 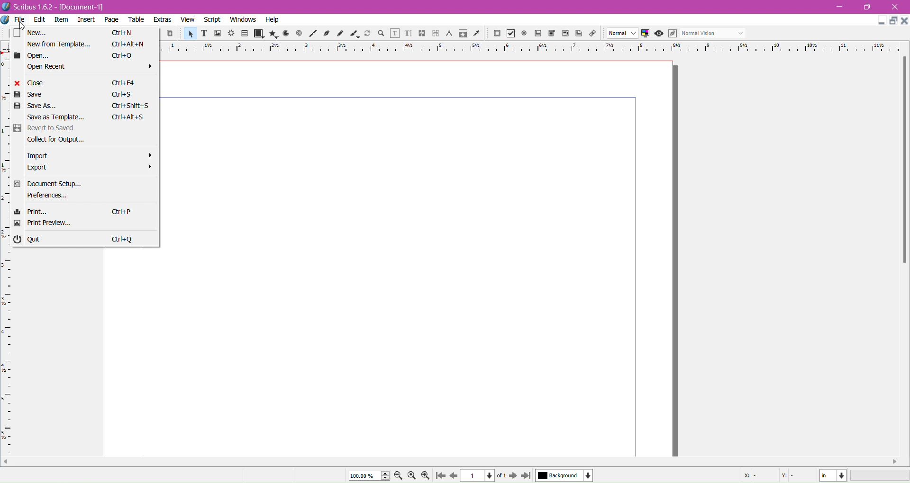 What do you see at coordinates (72, 95) in the screenshot?
I see `Save` at bounding box center [72, 95].